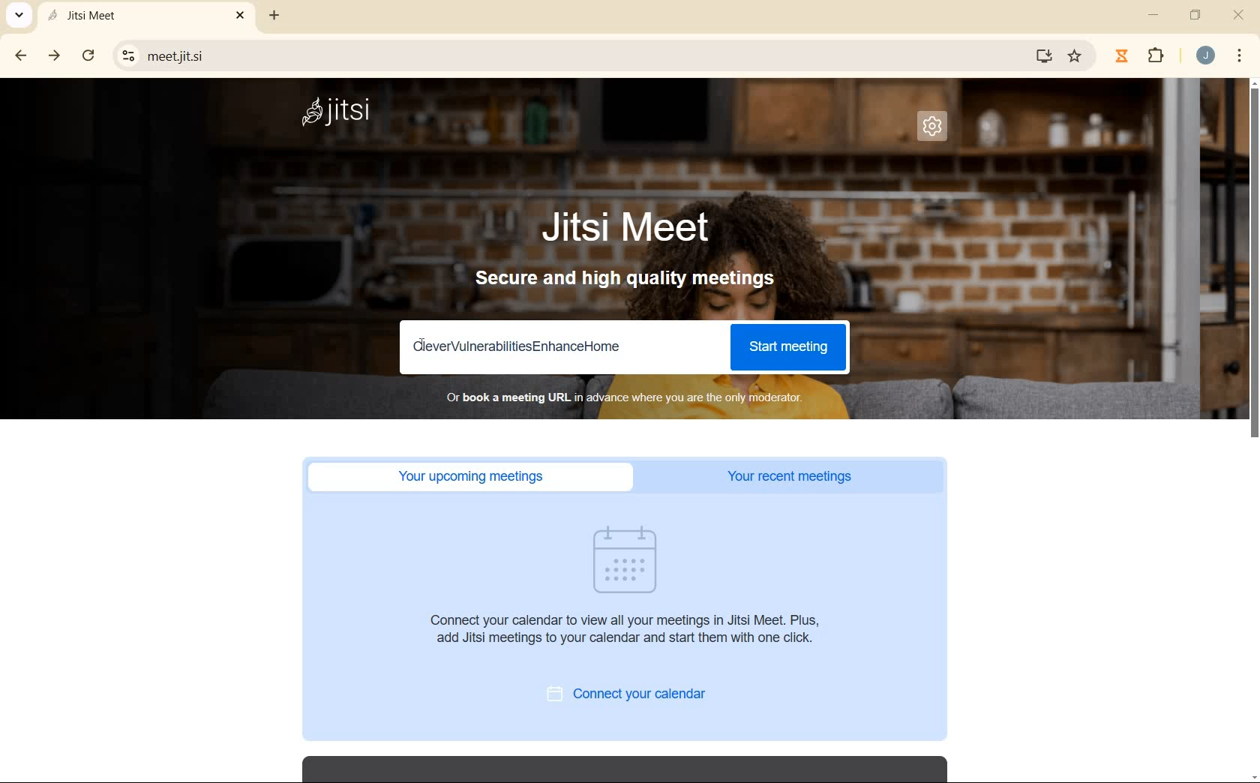 The height and width of the screenshot is (783, 1260). Describe the element at coordinates (1074, 58) in the screenshot. I see `Favorite` at that location.